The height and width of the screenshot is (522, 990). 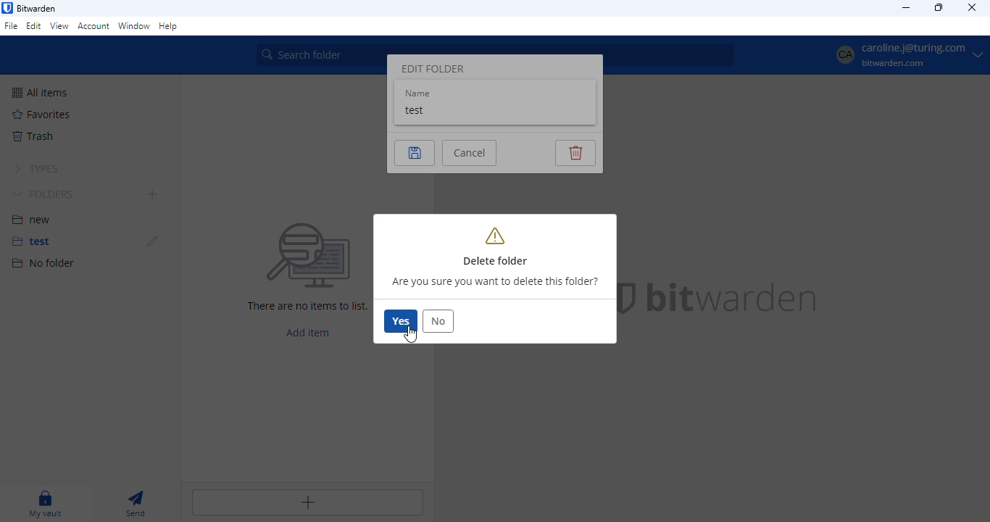 What do you see at coordinates (34, 27) in the screenshot?
I see `edit` at bounding box center [34, 27].